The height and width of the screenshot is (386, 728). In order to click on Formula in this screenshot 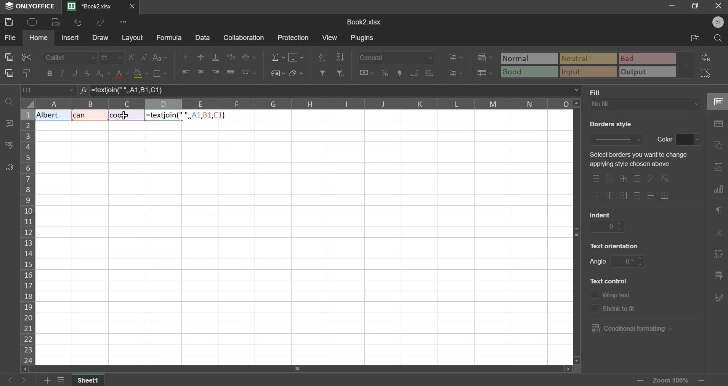, I will do `click(188, 116)`.